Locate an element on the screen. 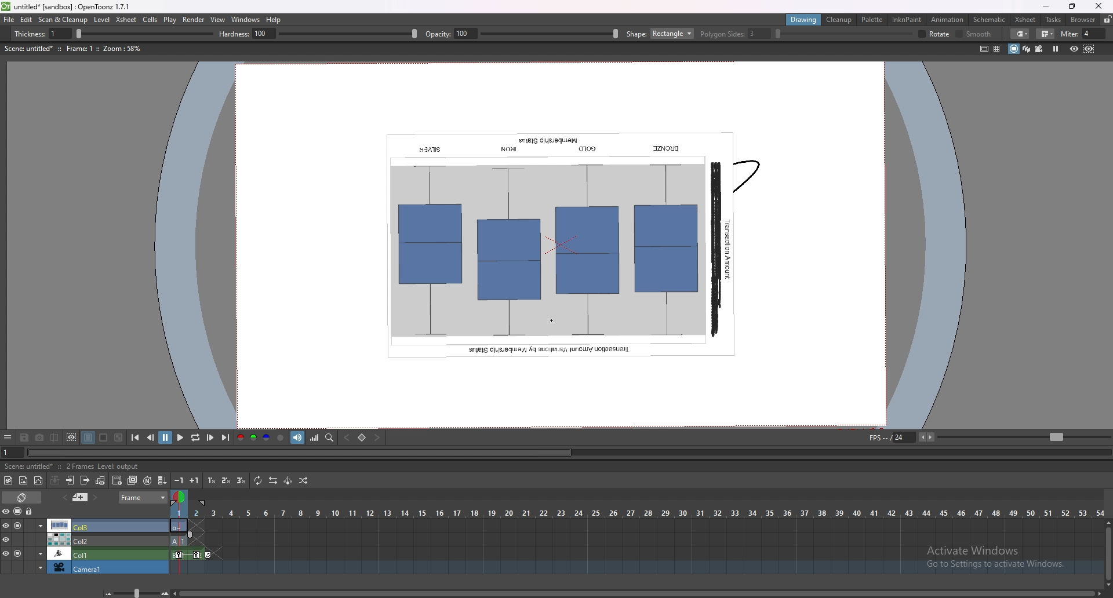  toggle timeline is located at coordinates (23, 497).